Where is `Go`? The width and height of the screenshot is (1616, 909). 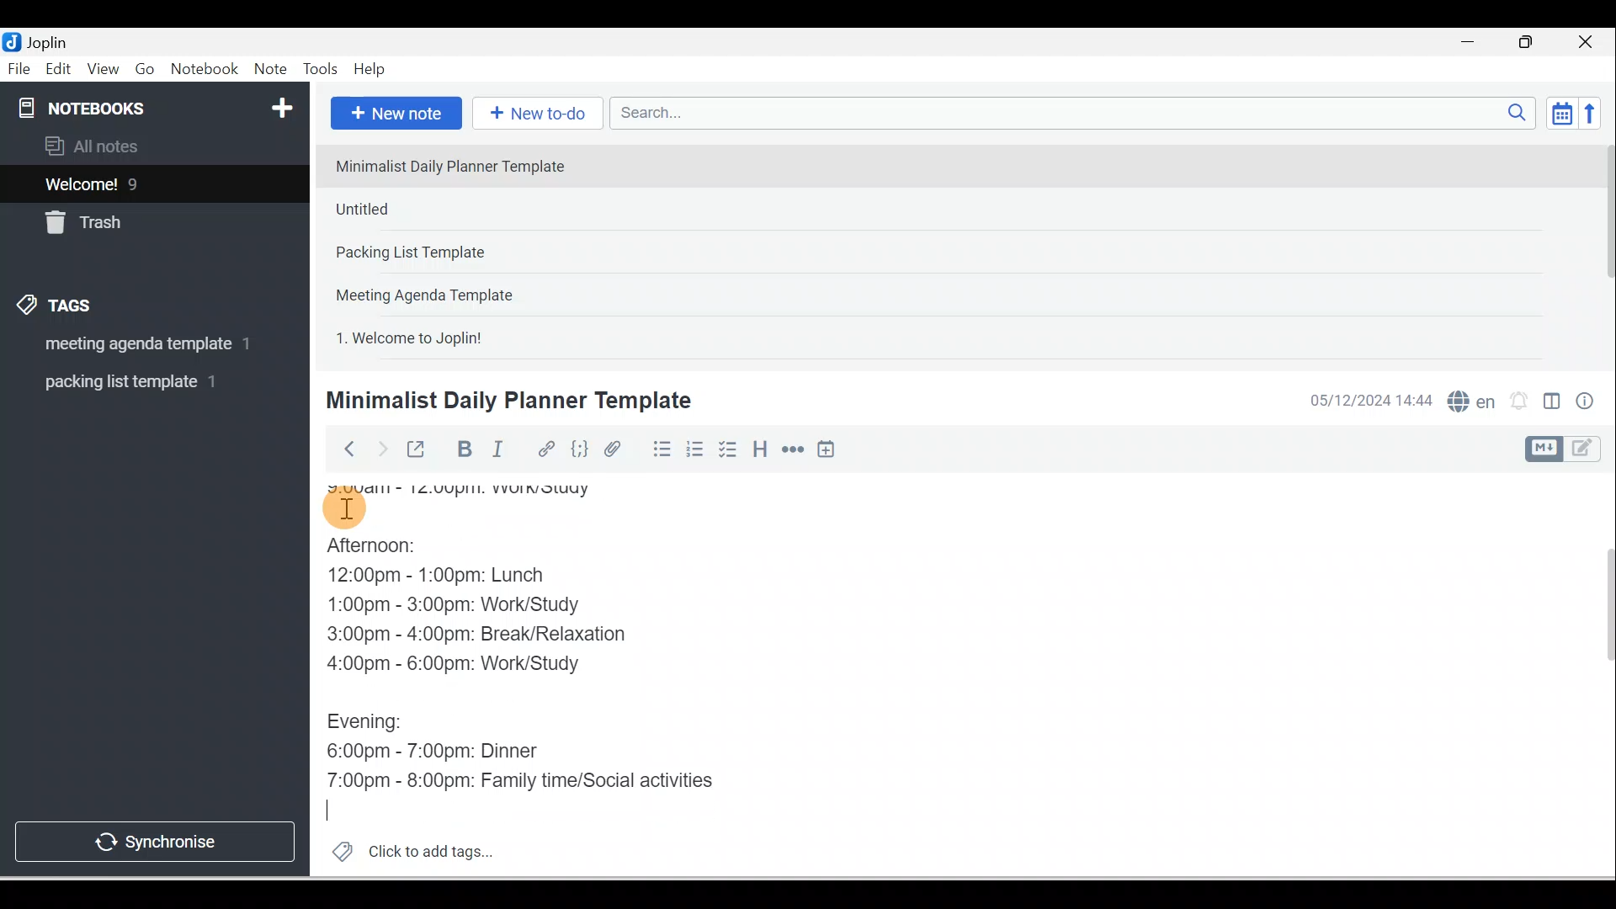
Go is located at coordinates (147, 70).